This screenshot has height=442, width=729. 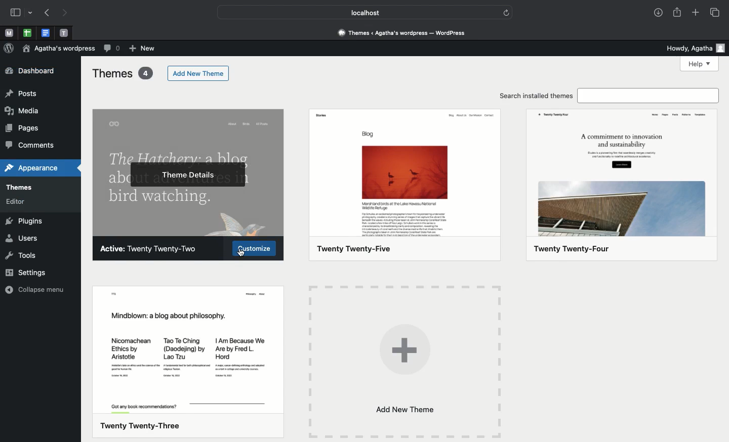 I want to click on Plugins, so click(x=24, y=222).